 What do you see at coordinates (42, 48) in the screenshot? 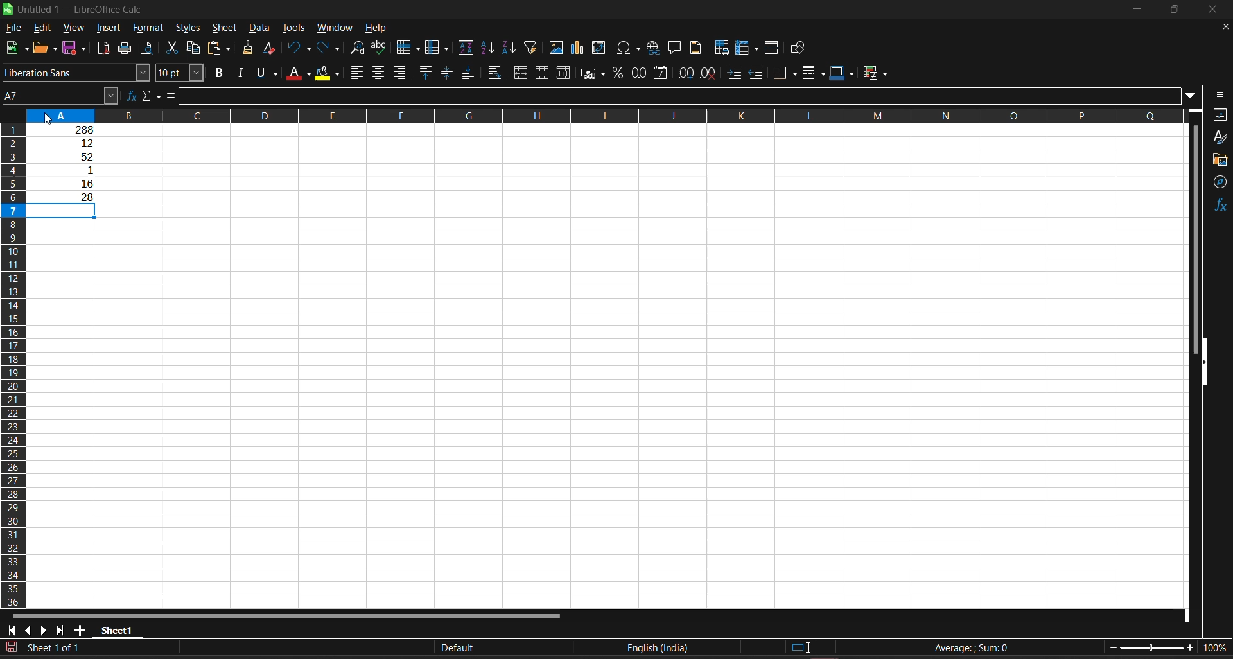
I see `open` at bounding box center [42, 48].